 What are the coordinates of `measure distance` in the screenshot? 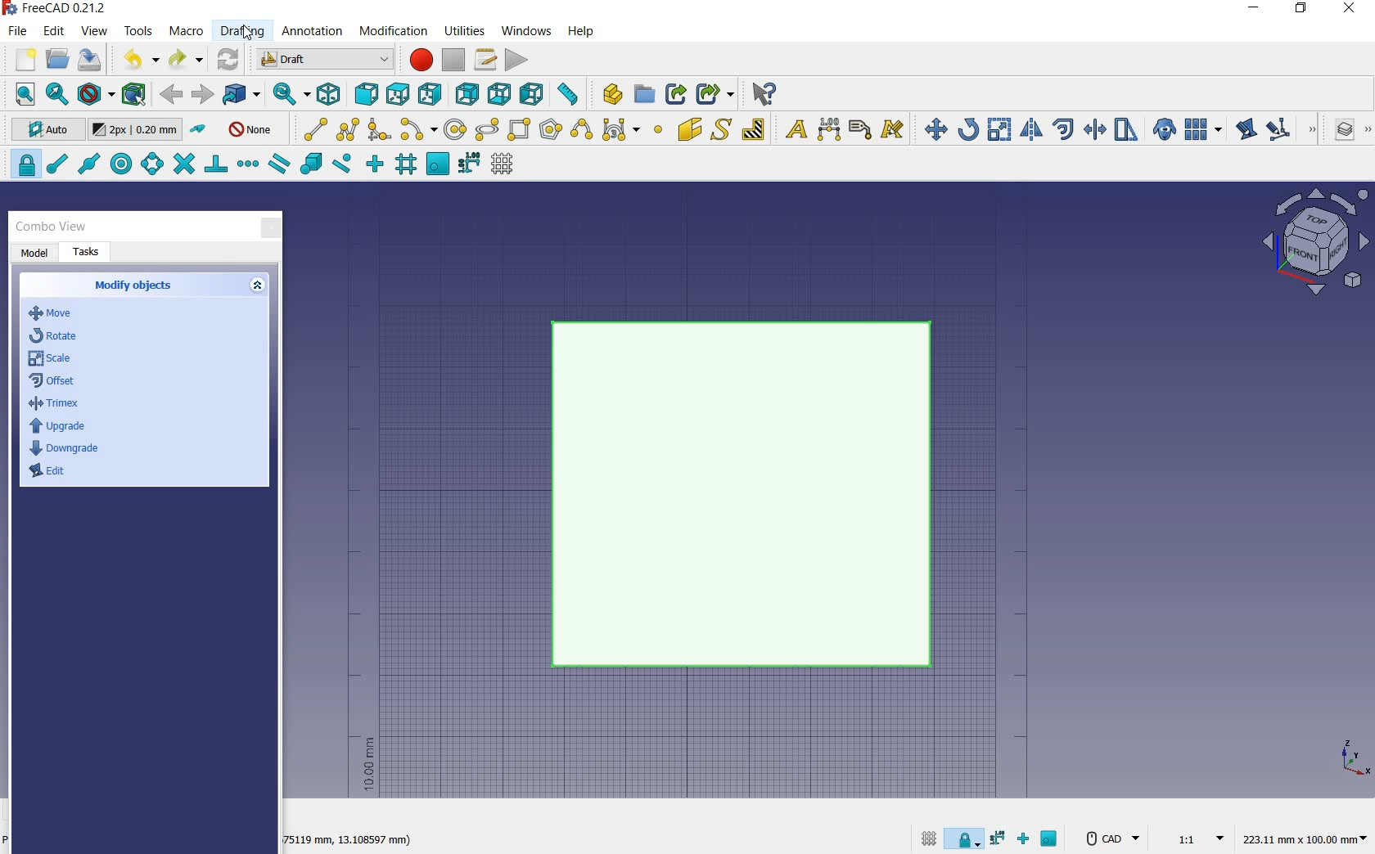 It's located at (570, 94).